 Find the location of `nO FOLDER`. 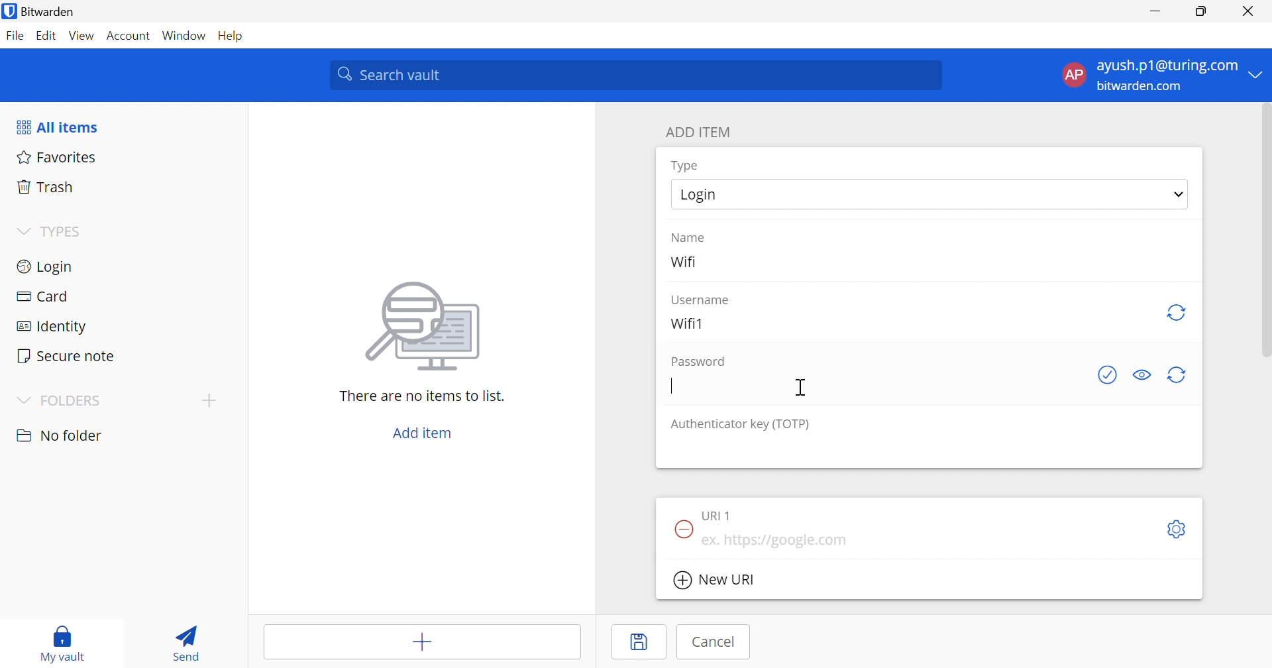

nO FOLDER is located at coordinates (59, 435).